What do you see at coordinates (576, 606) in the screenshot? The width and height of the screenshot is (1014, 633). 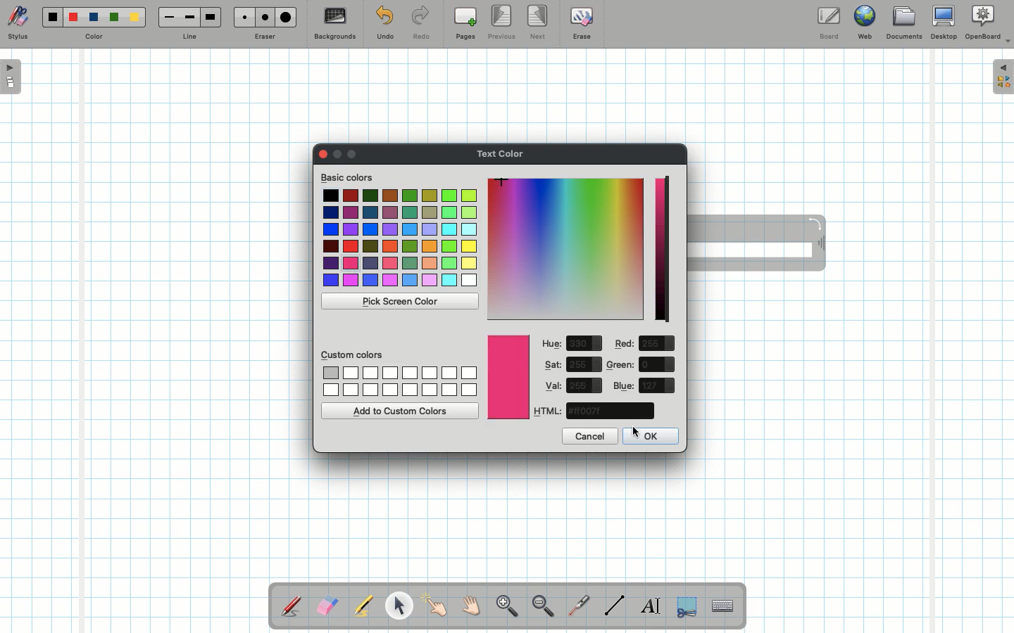 I see `Laser pointer` at bounding box center [576, 606].